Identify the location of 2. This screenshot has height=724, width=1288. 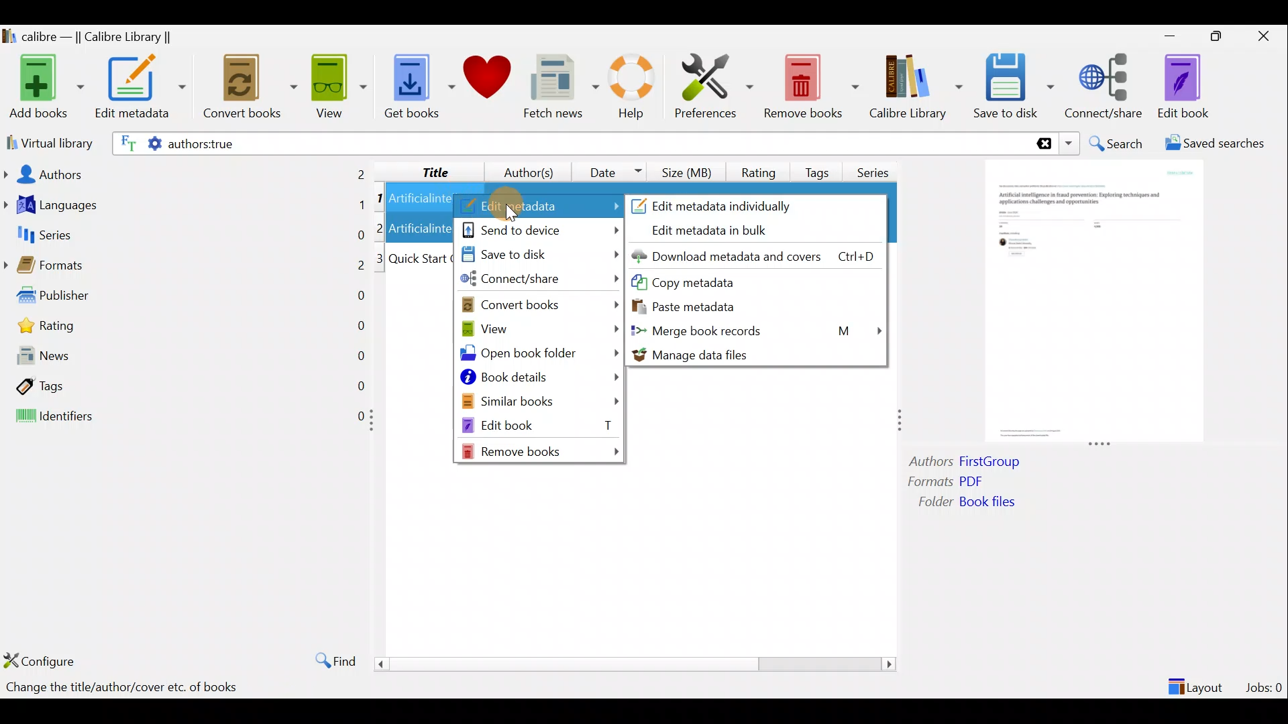
(382, 227).